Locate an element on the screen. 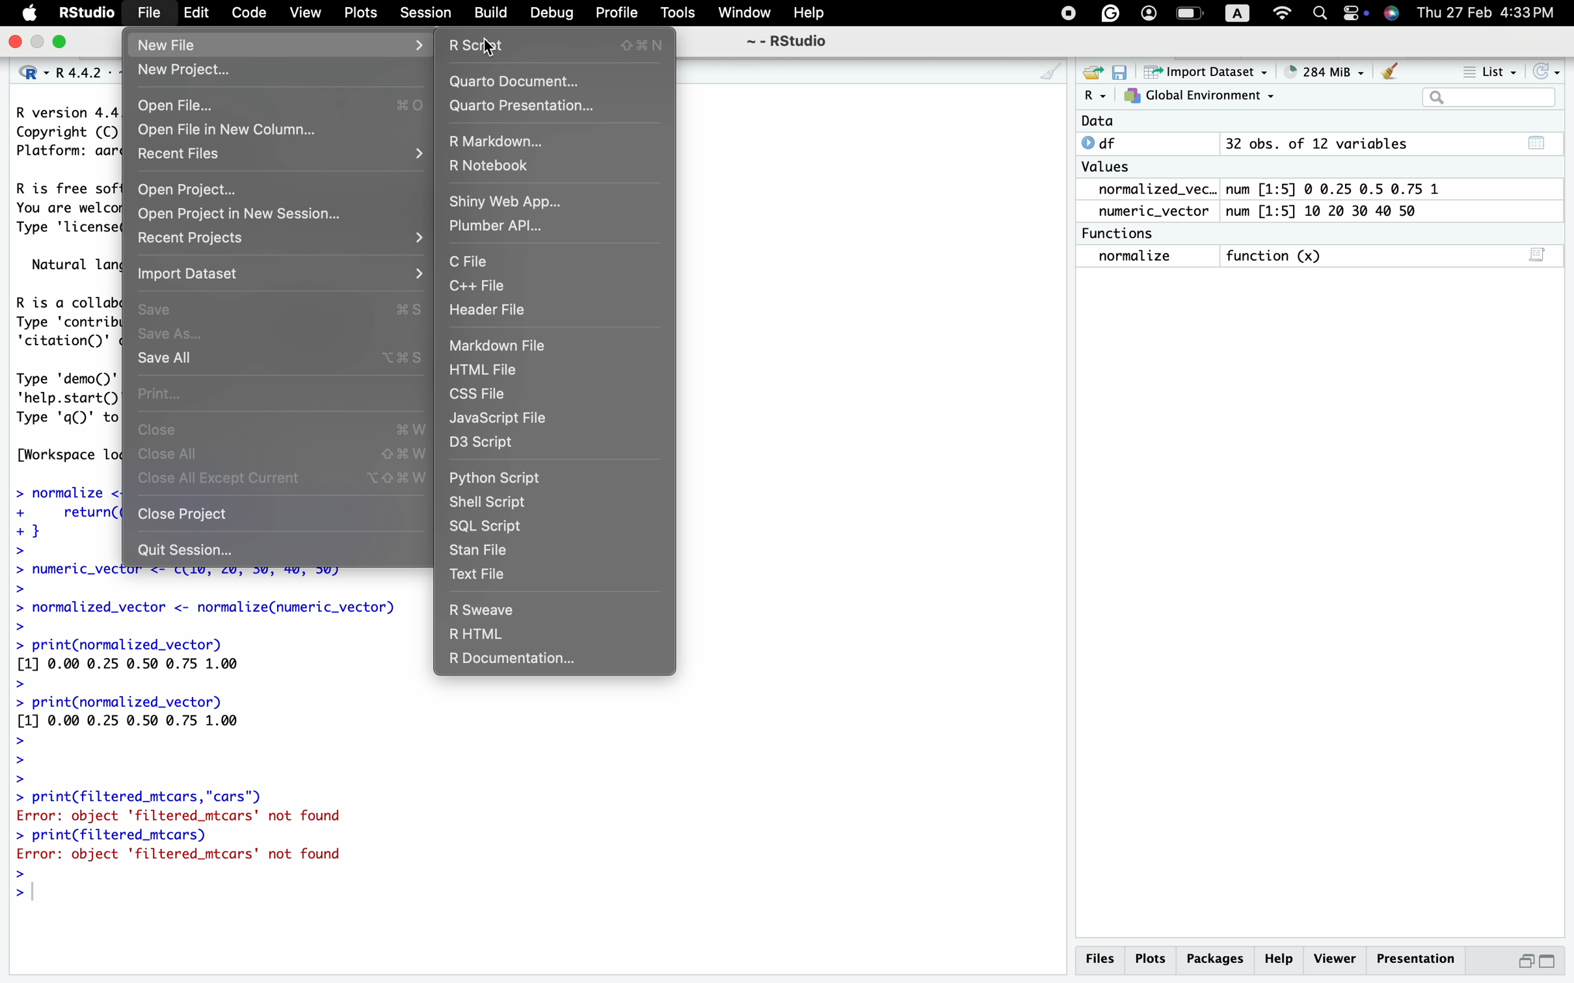 Image resolution: width=1574 pixels, height=983 pixels. SAVE is located at coordinates (1120, 72).